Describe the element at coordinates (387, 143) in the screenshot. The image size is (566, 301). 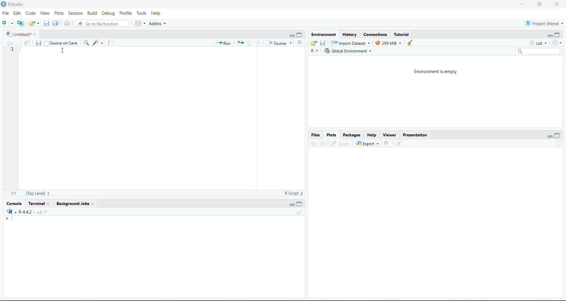
I see `remove the current plot` at that location.